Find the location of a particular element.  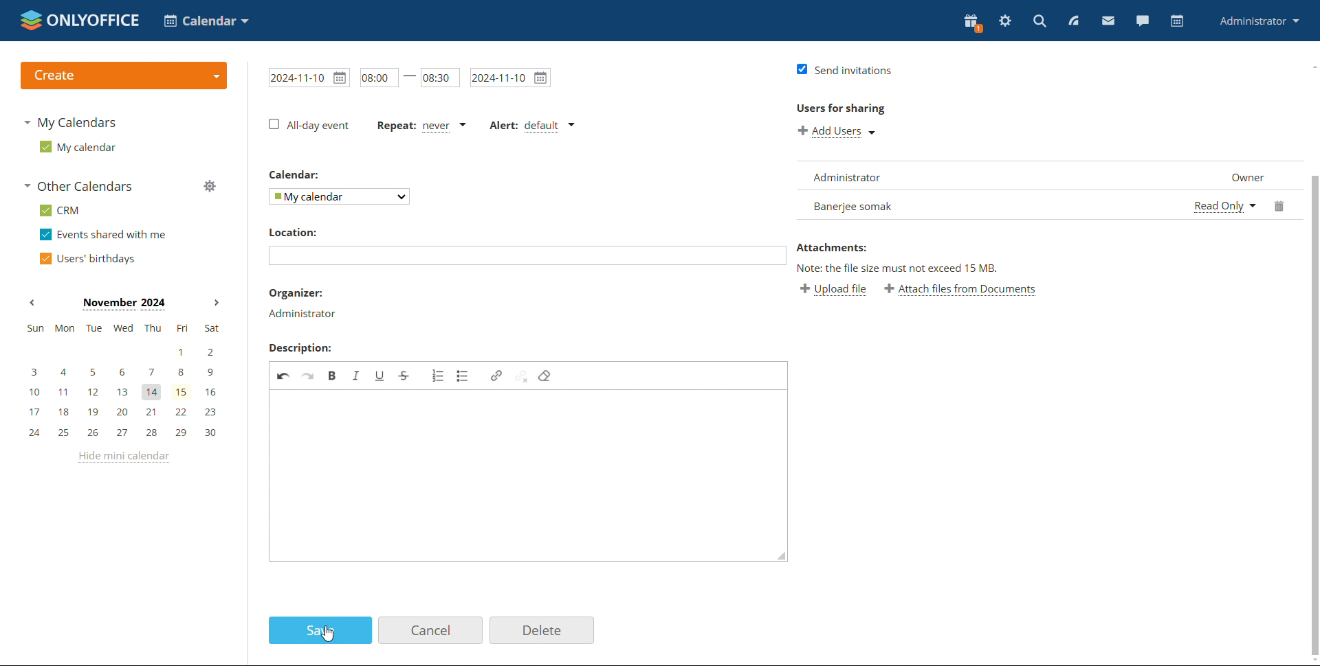

one person added is located at coordinates (986, 205).